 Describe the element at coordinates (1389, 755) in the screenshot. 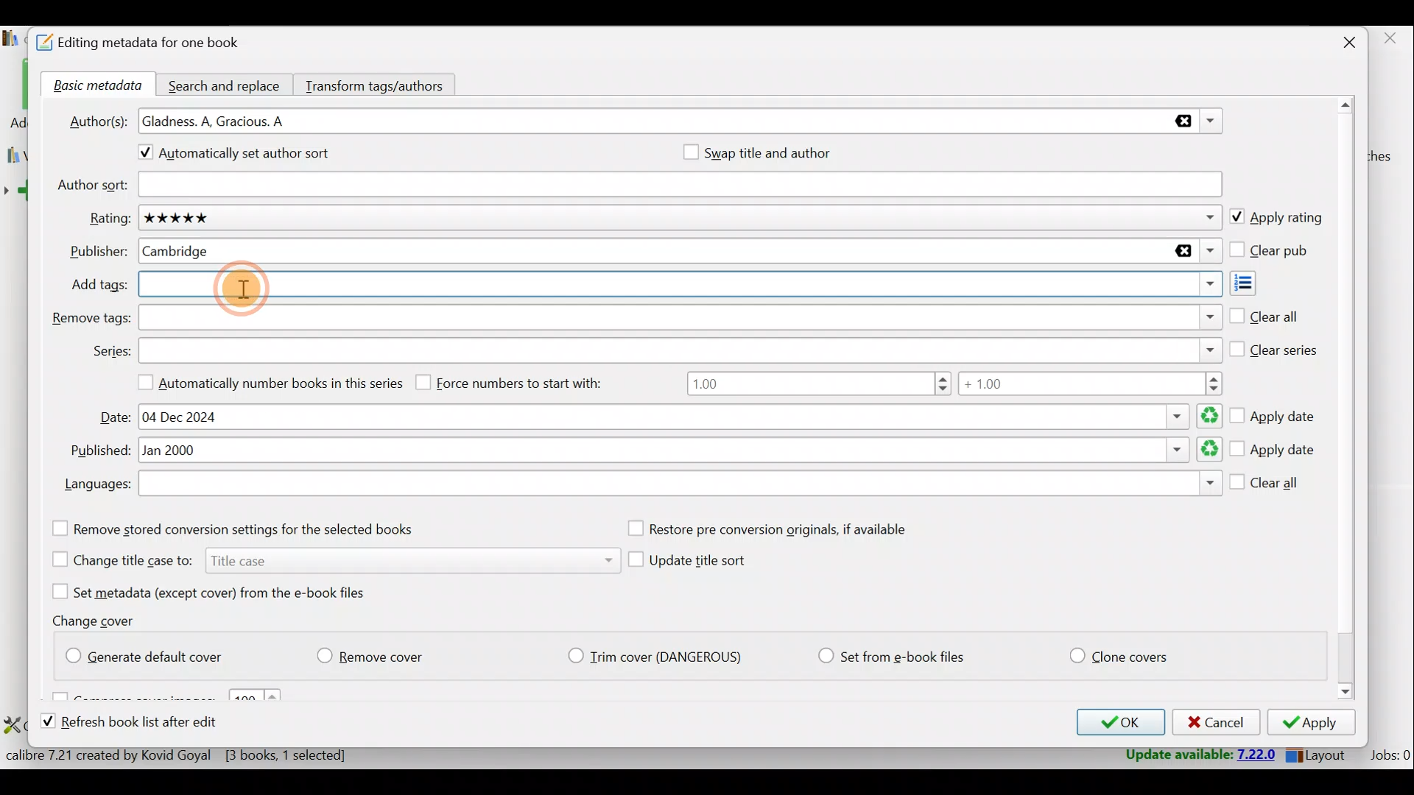

I see `Jobs` at that location.